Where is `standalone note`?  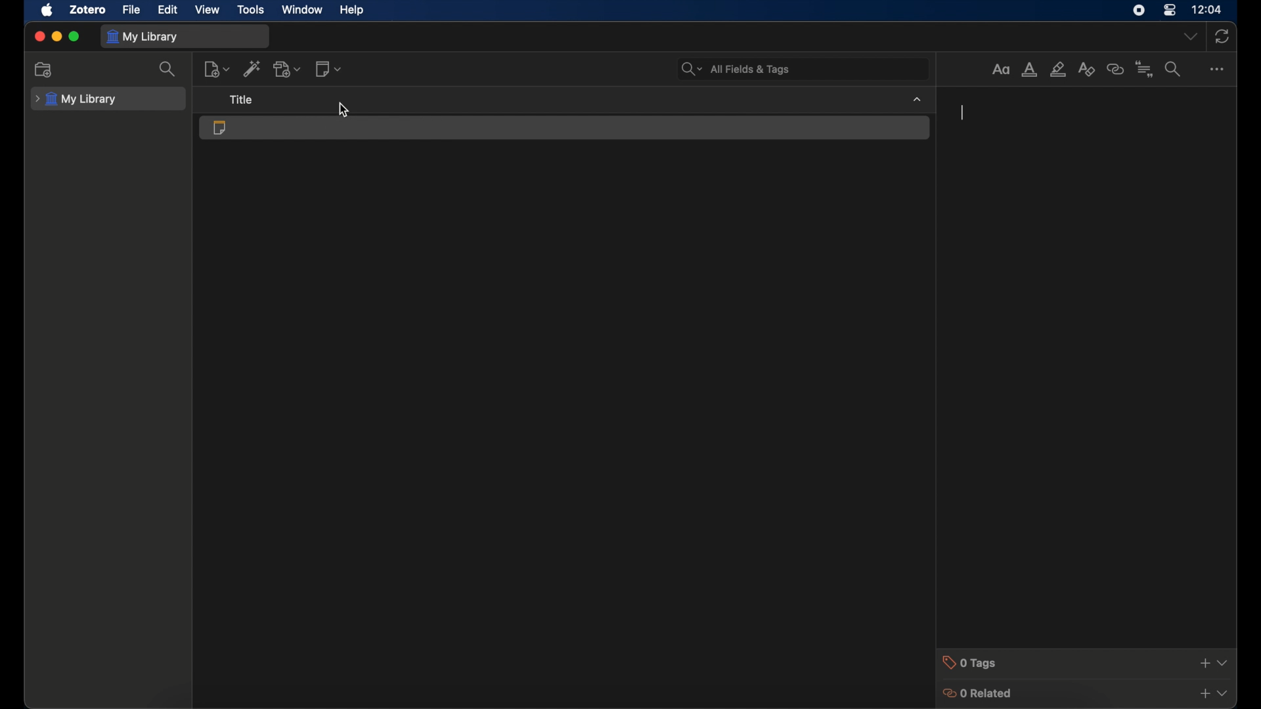 standalone note is located at coordinates (220, 128).